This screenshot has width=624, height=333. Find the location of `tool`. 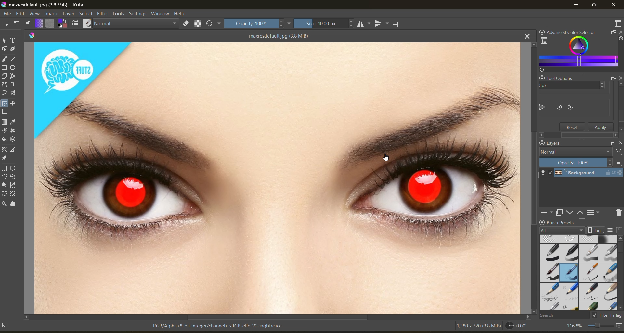

tool is located at coordinates (13, 140).